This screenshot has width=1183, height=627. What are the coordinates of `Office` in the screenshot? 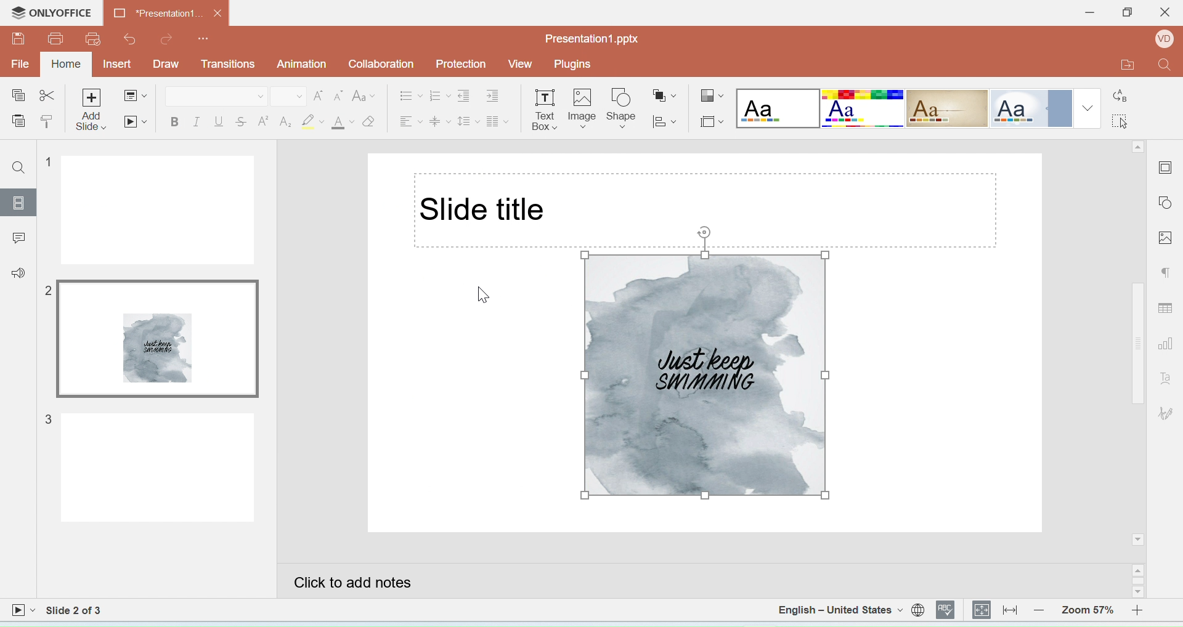 It's located at (1030, 108).